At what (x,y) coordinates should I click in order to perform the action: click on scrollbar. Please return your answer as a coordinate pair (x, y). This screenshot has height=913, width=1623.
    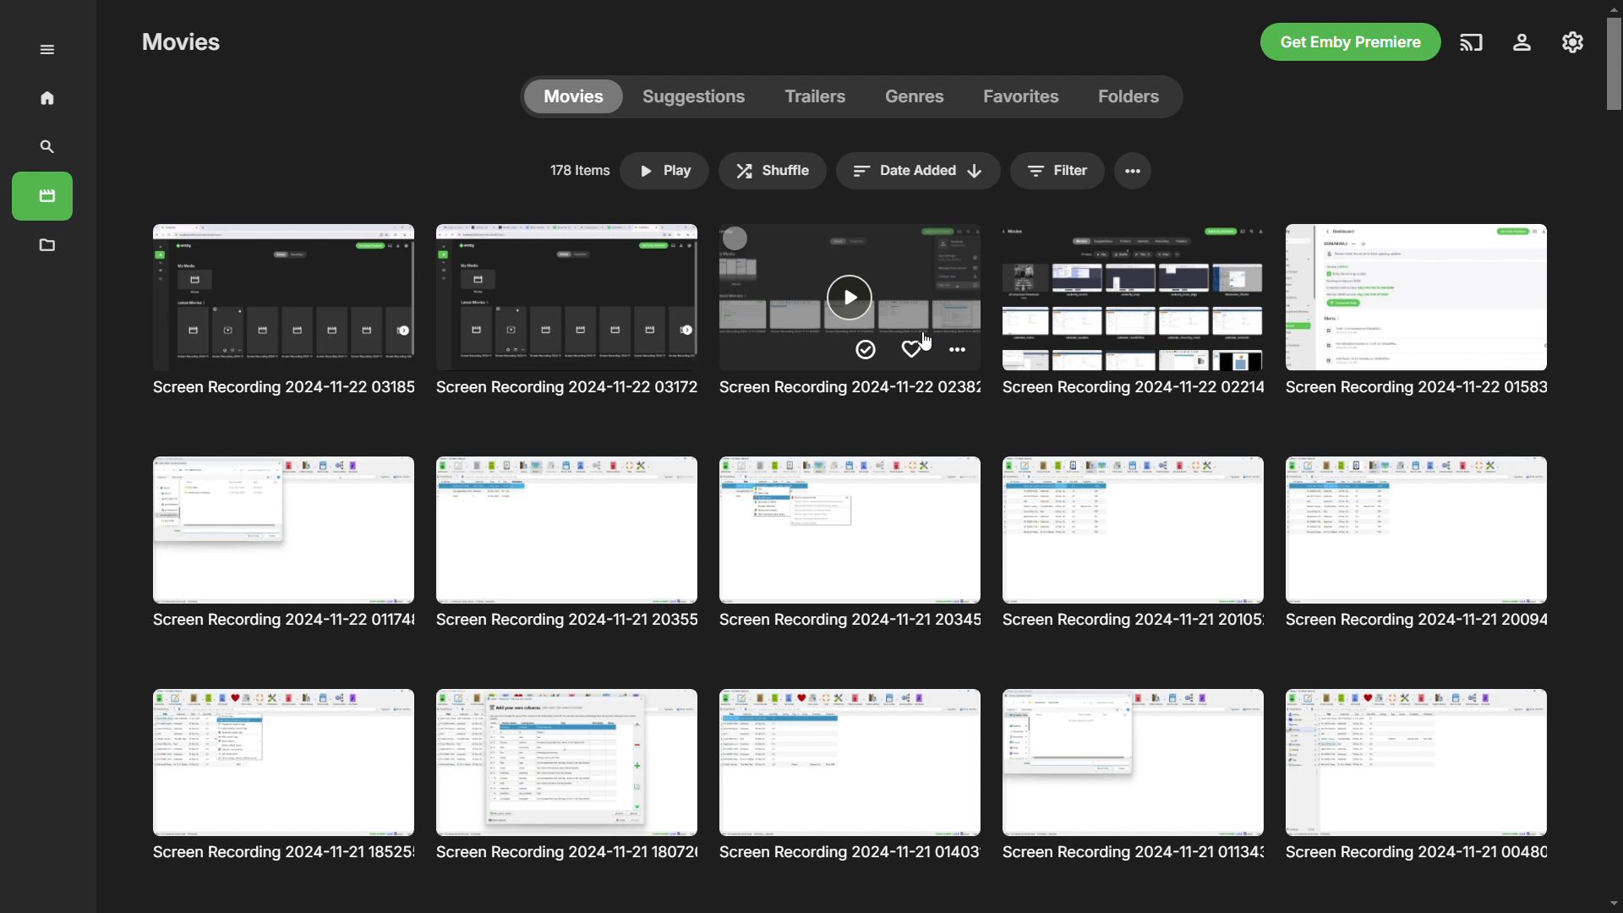
    Looking at the image, I should click on (1613, 64).